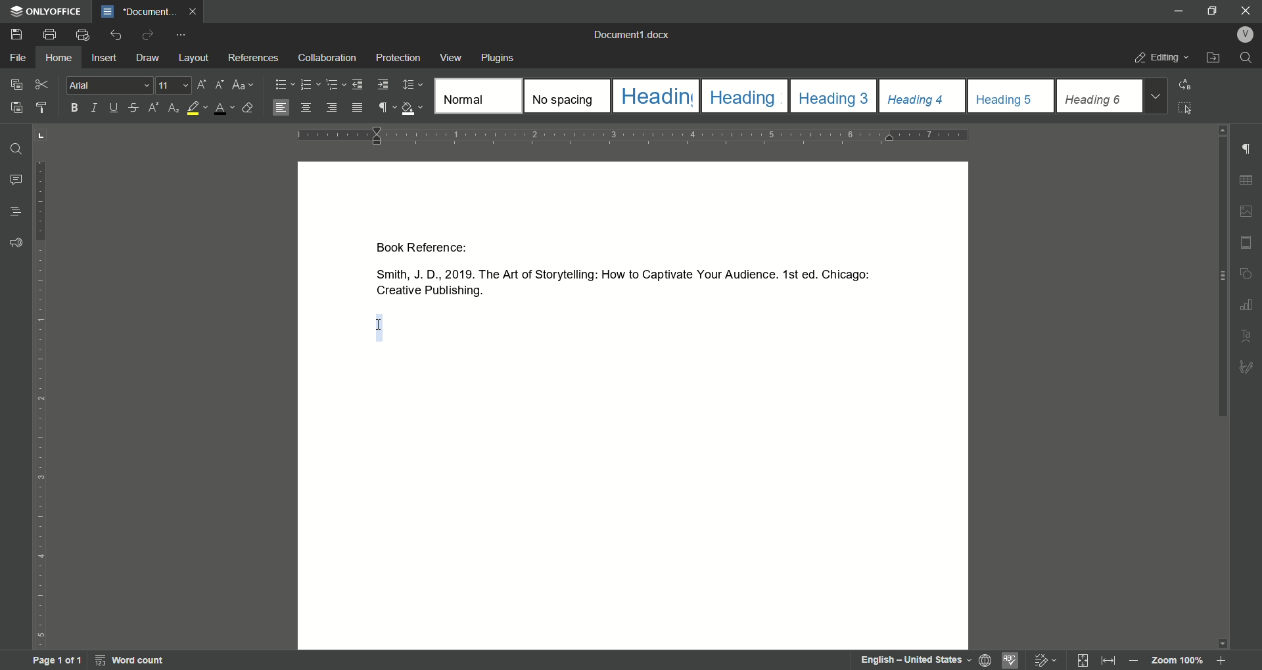  Describe the element at coordinates (567, 96) in the screenshot. I see `headings` at that location.